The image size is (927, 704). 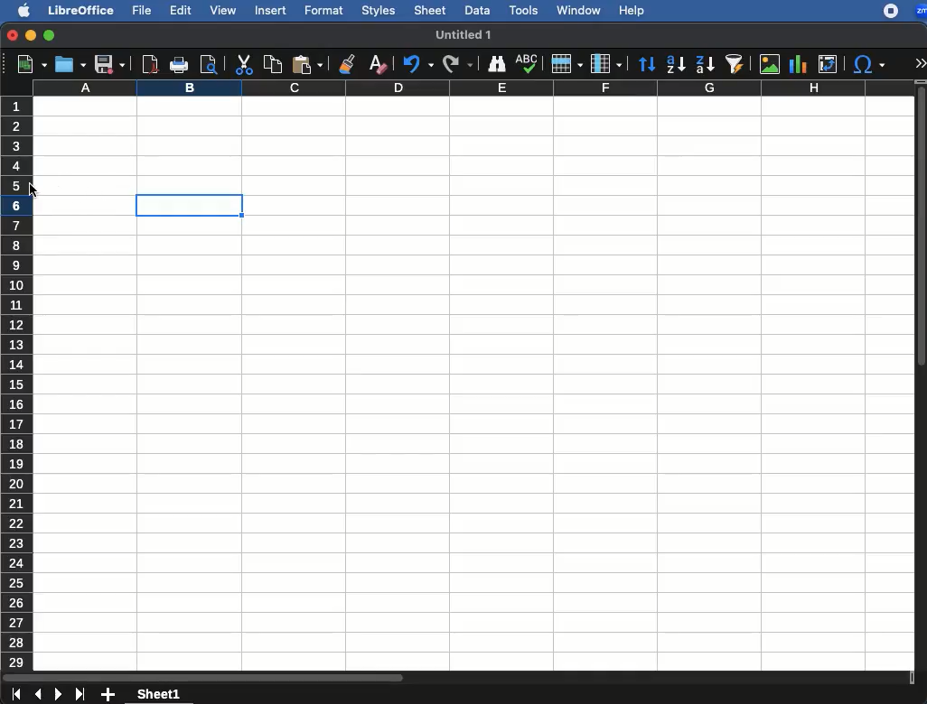 I want to click on column, so click(x=469, y=88).